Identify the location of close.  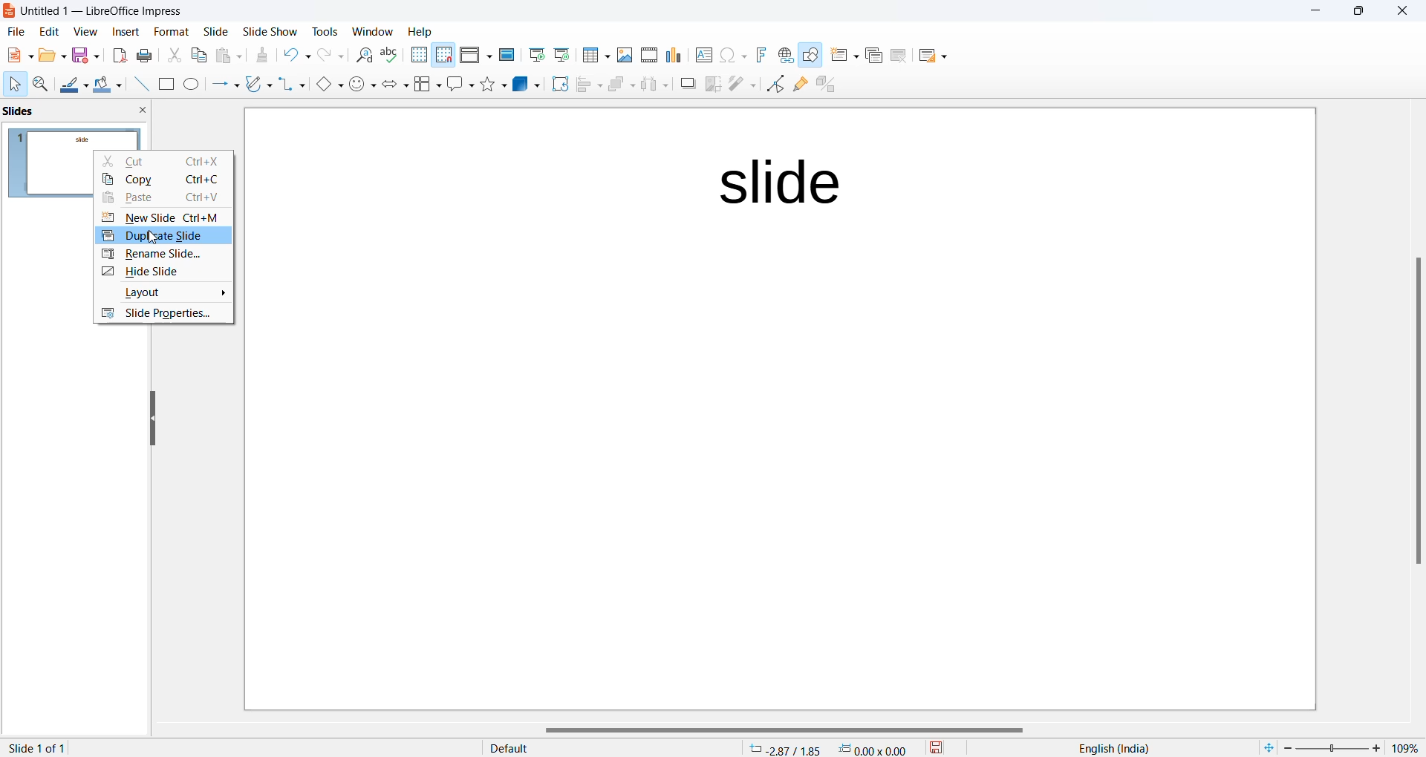
(1402, 13).